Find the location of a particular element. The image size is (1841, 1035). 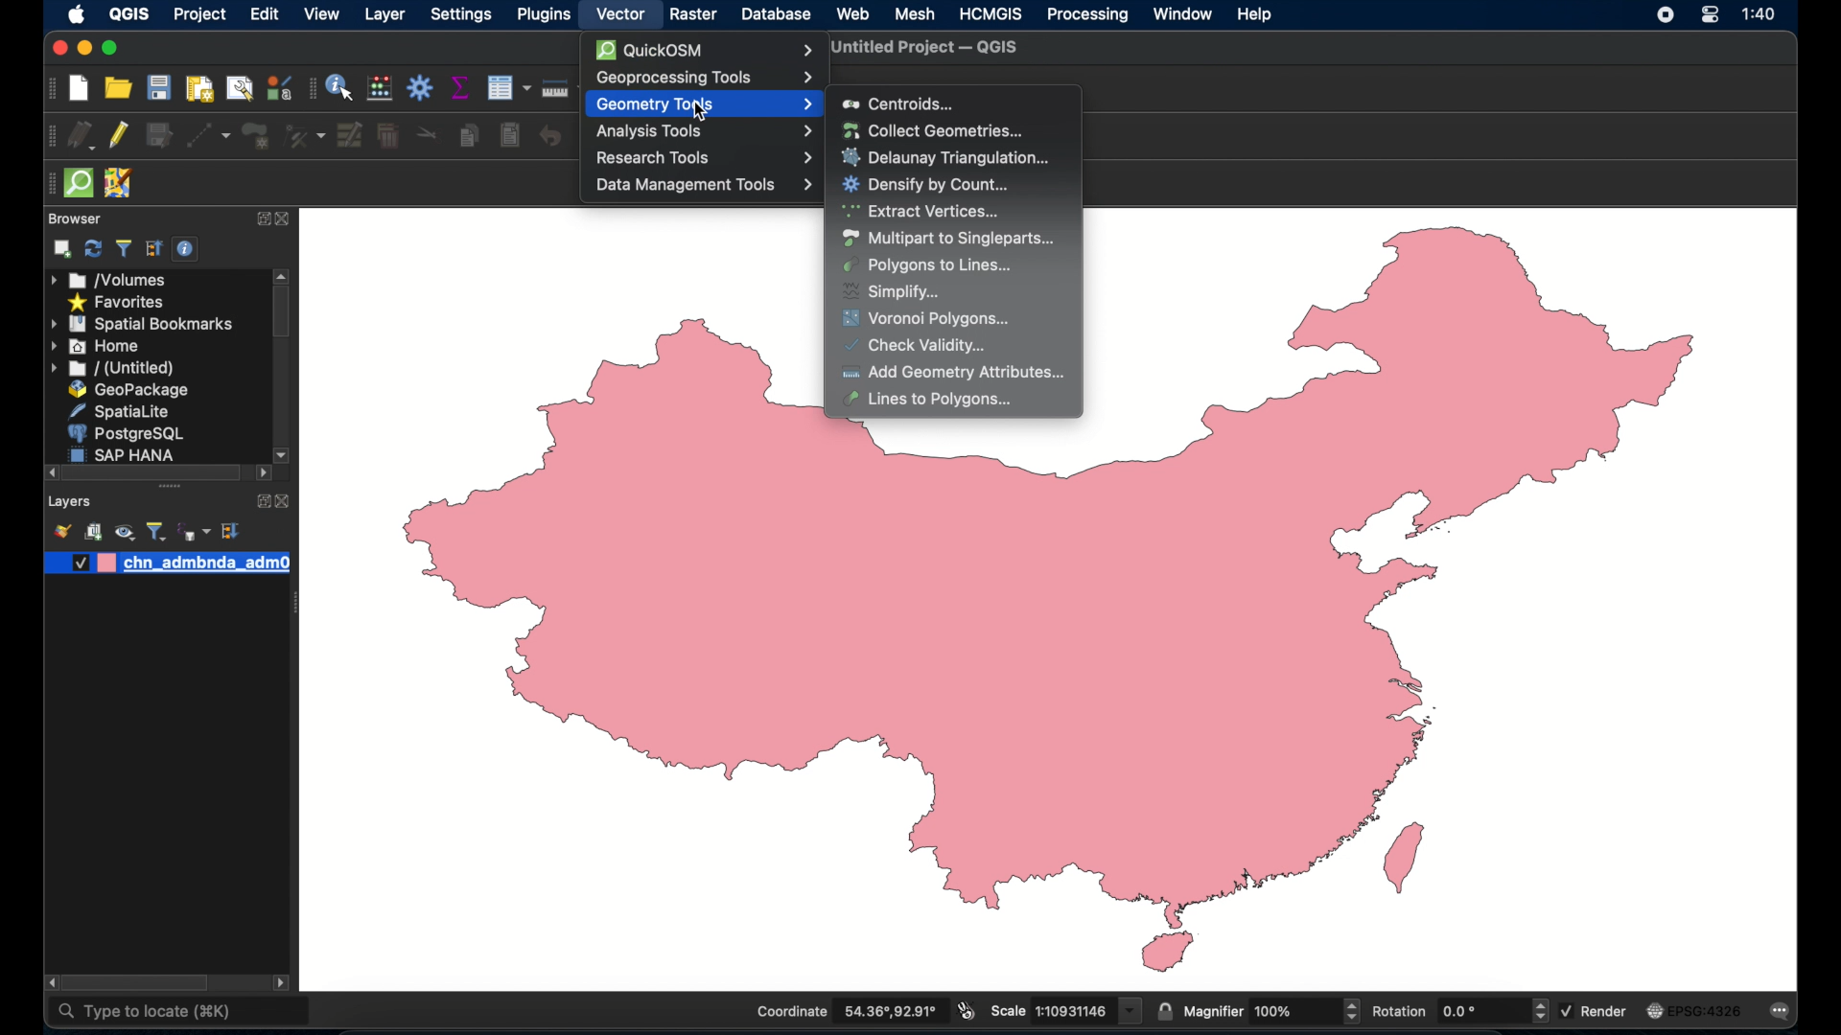

volumes is located at coordinates (109, 280).